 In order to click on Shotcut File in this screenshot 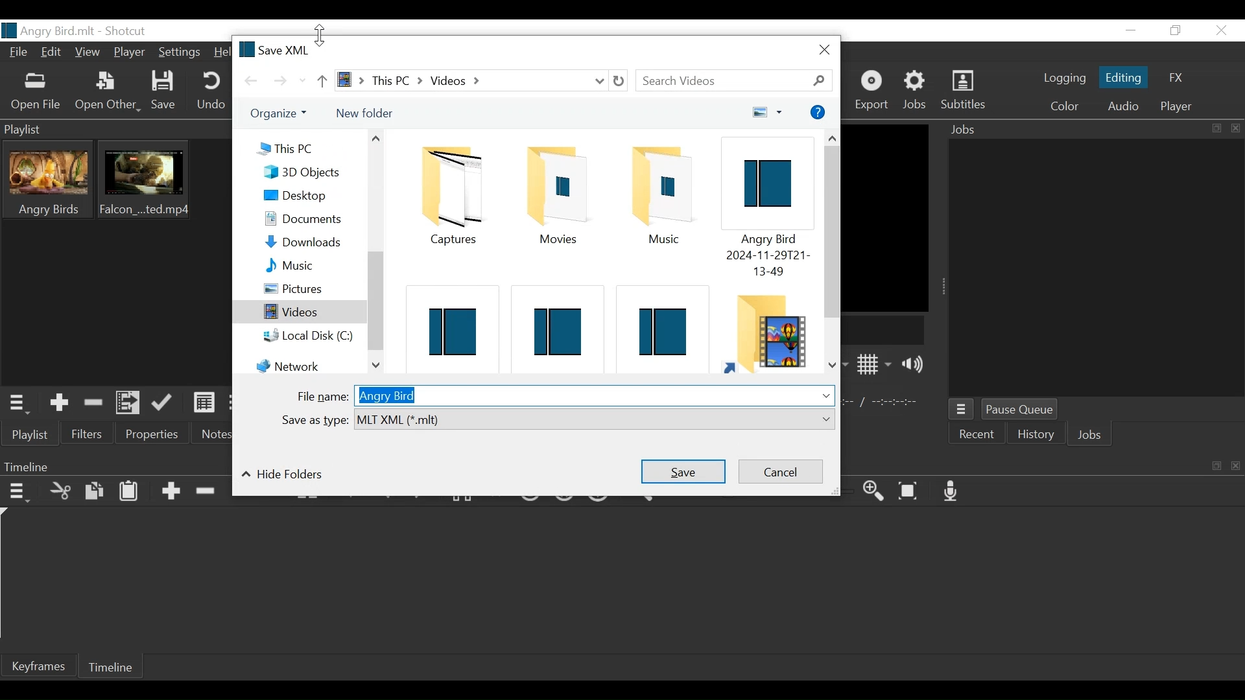, I will do `click(659, 324)`.